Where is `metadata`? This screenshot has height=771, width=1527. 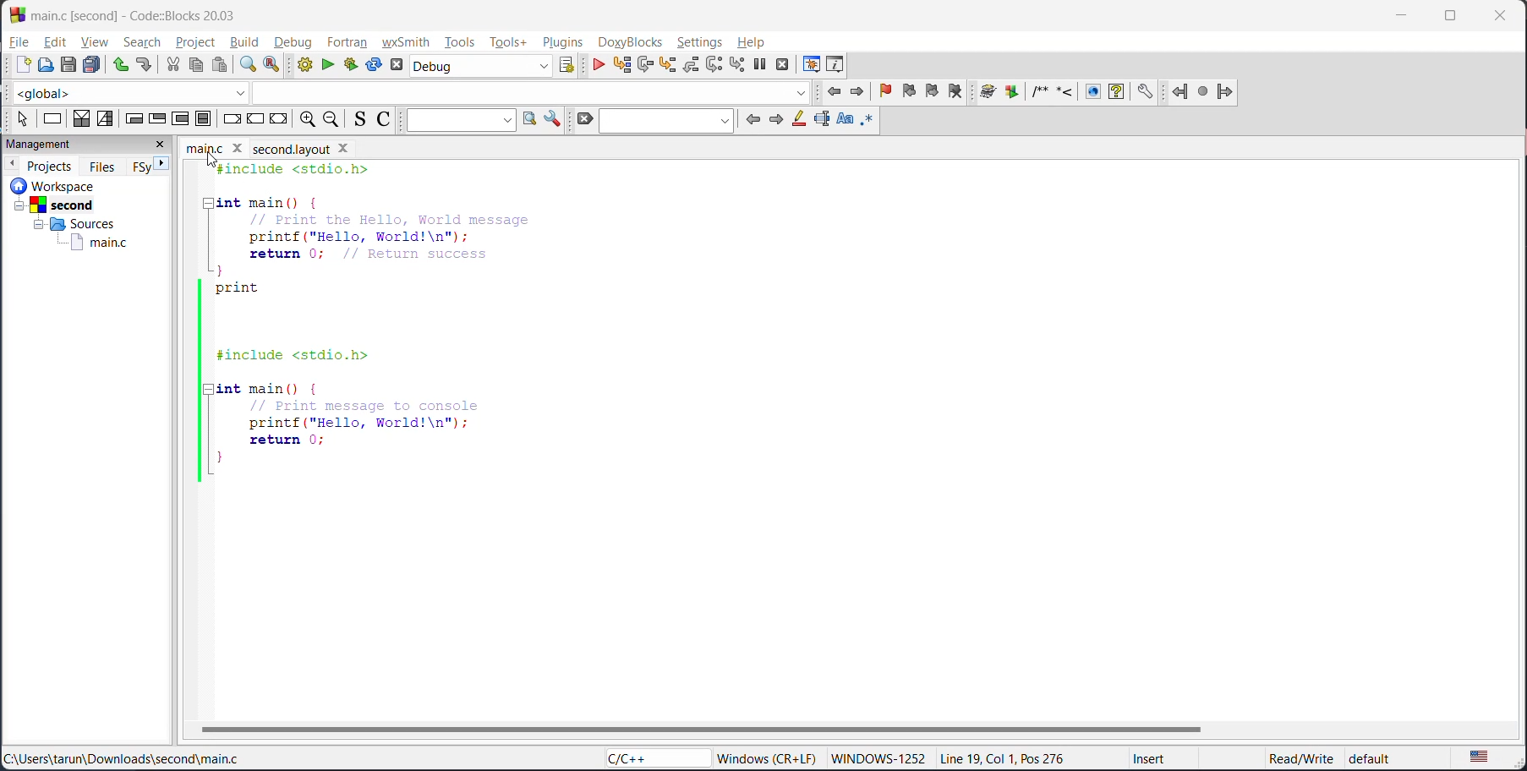 metadata is located at coordinates (767, 757).